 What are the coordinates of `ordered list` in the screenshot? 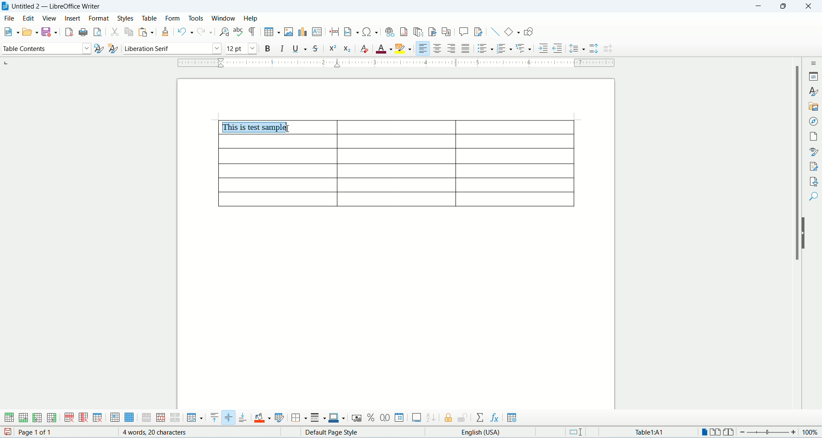 It's located at (505, 48).